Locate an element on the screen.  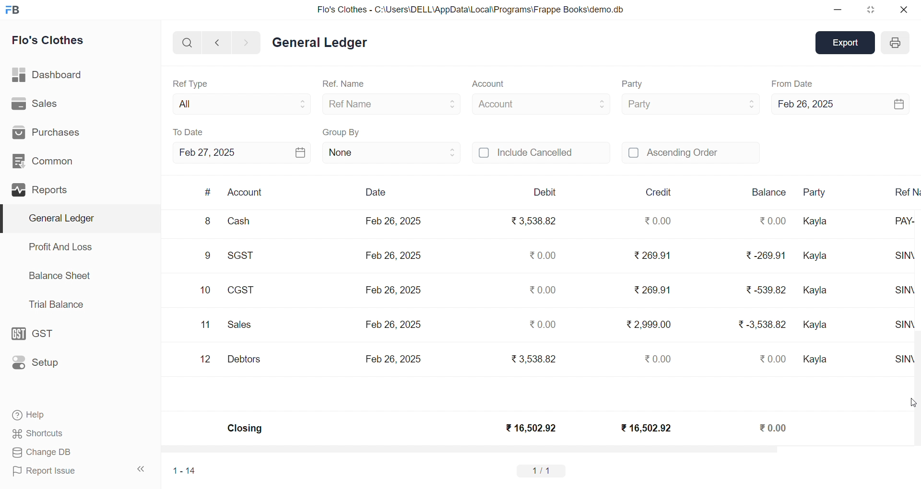
SINV- is located at coordinates (903, 294).